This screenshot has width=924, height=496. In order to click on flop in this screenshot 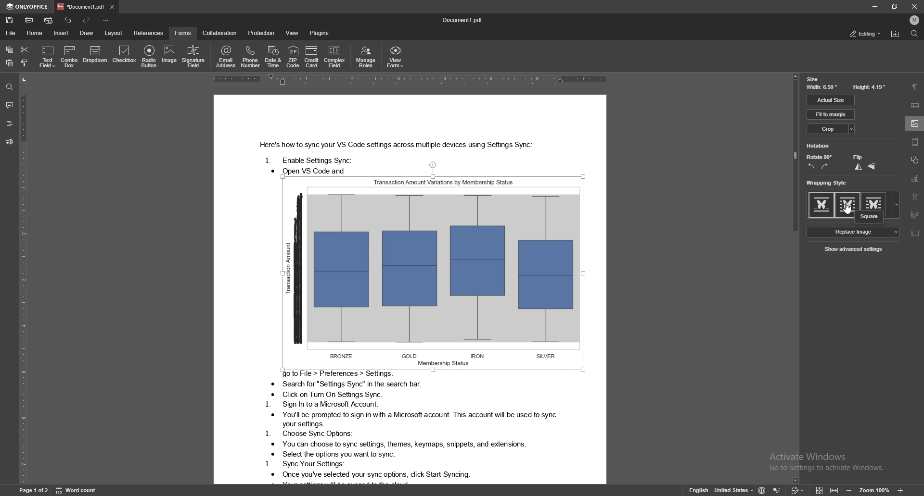, I will do `click(872, 167)`.